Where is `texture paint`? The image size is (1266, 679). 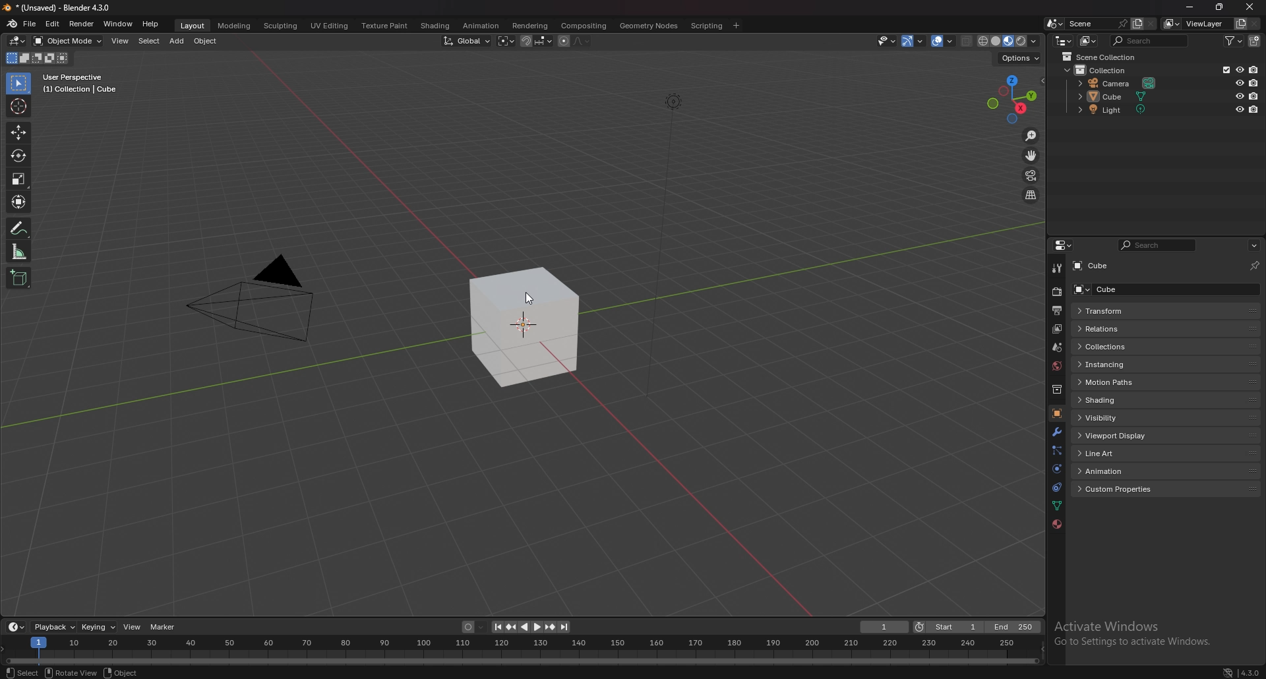 texture paint is located at coordinates (384, 25).